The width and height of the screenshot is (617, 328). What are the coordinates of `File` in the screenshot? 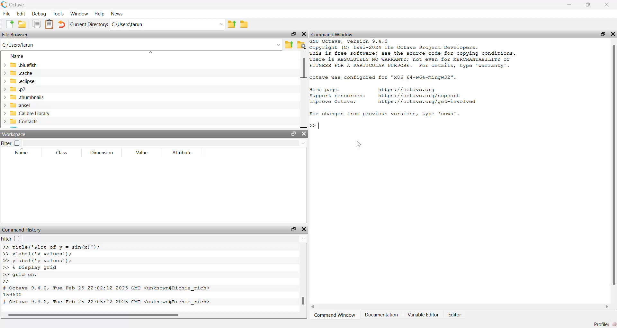 It's located at (7, 14).